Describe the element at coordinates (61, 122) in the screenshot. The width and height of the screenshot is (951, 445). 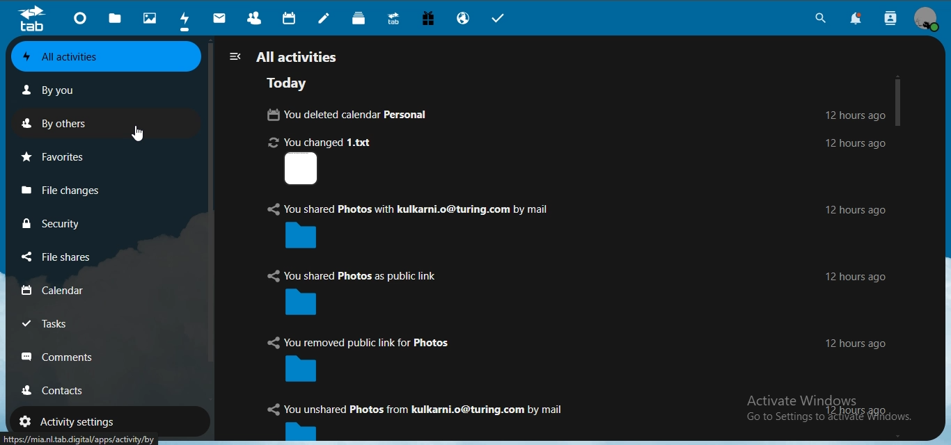
I see `by others` at that location.